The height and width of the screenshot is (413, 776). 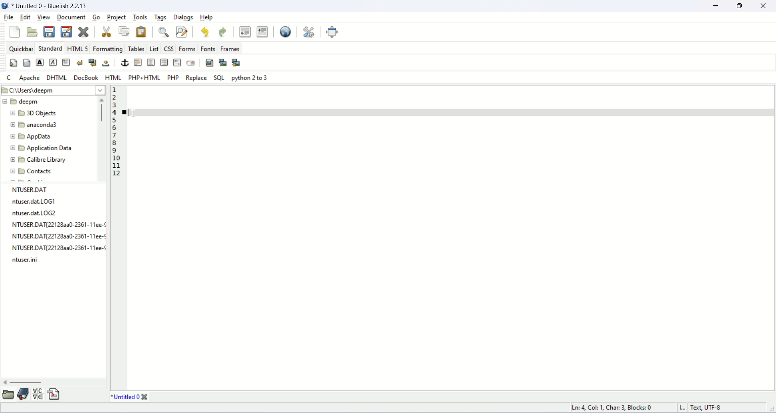 I want to click on strong, so click(x=40, y=62).